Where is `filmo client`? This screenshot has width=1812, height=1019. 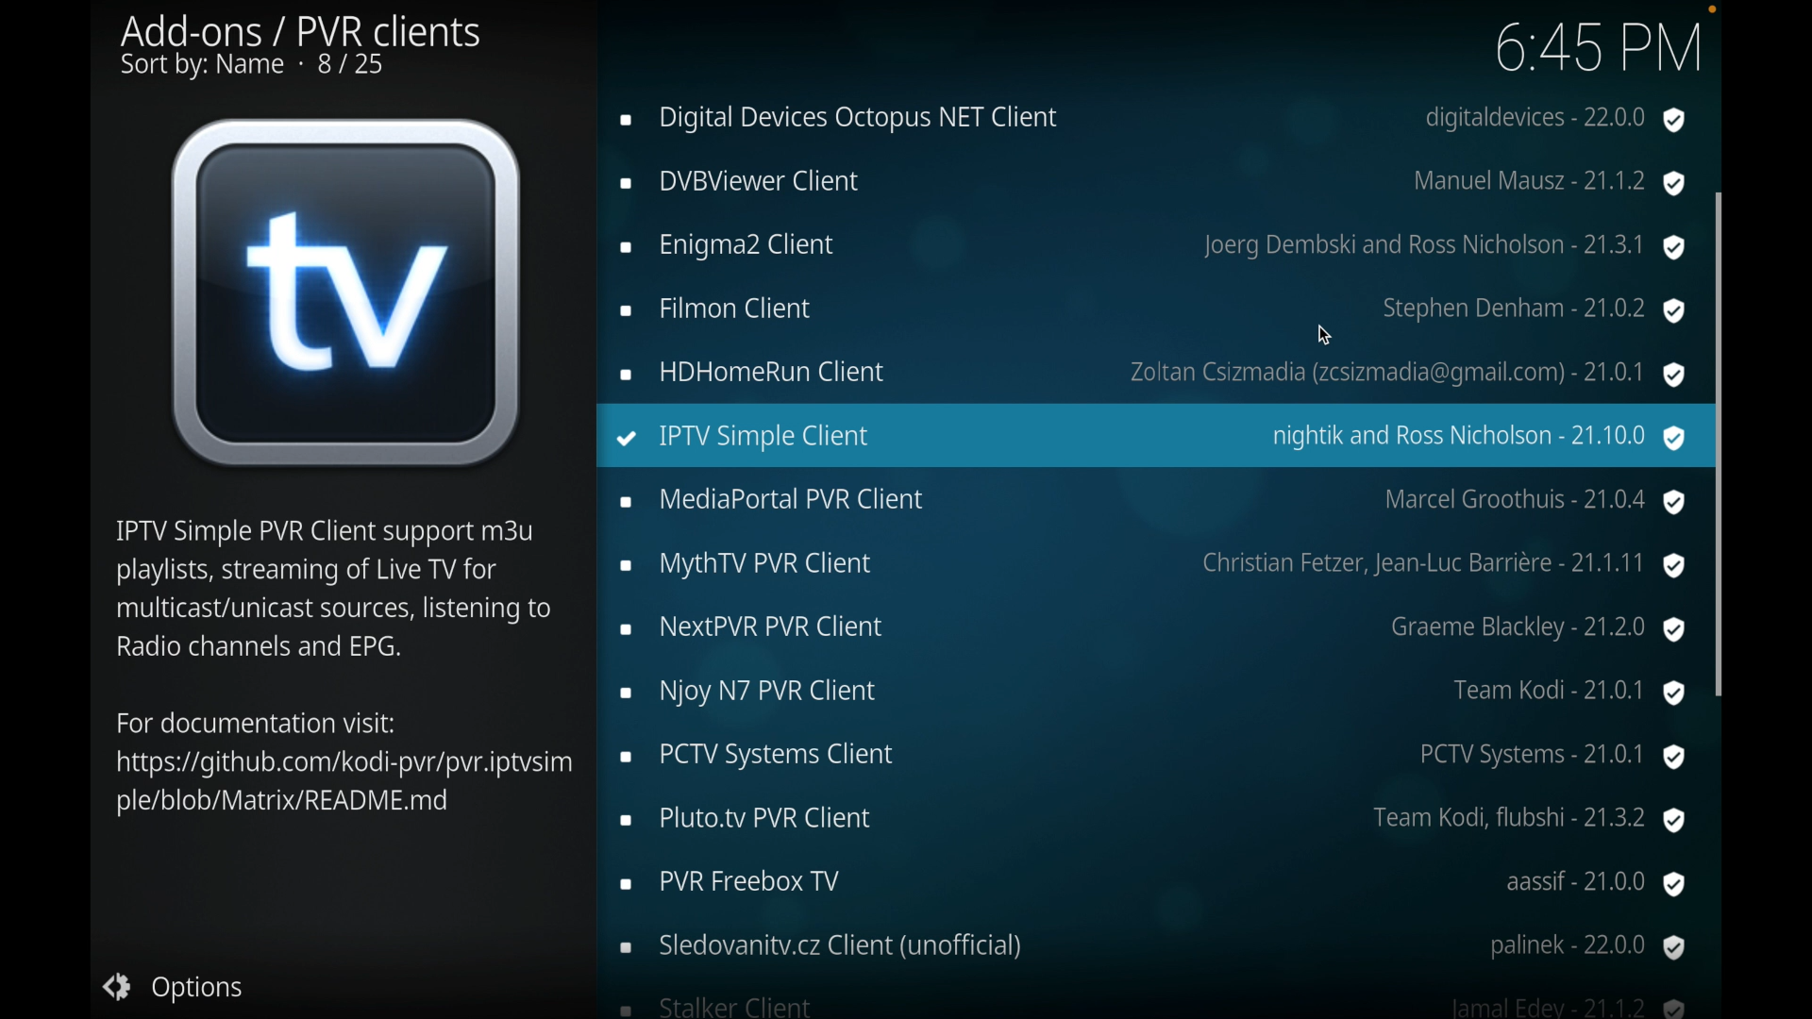 filmo client is located at coordinates (1150, 309).